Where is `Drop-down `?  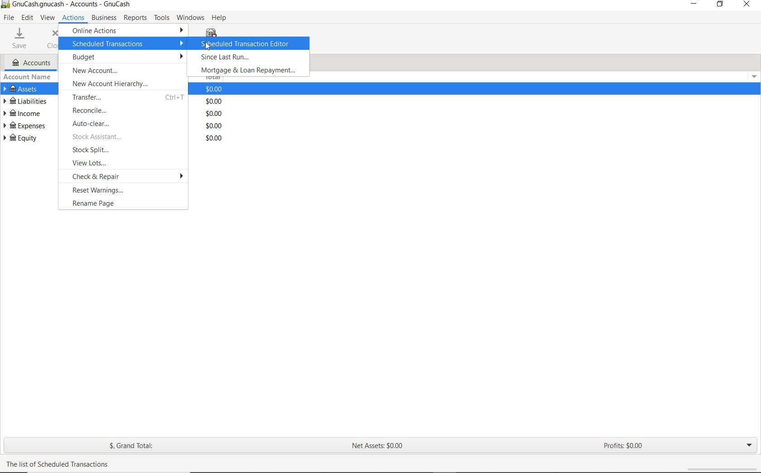
Drop-down  is located at coordinates (755, 77).